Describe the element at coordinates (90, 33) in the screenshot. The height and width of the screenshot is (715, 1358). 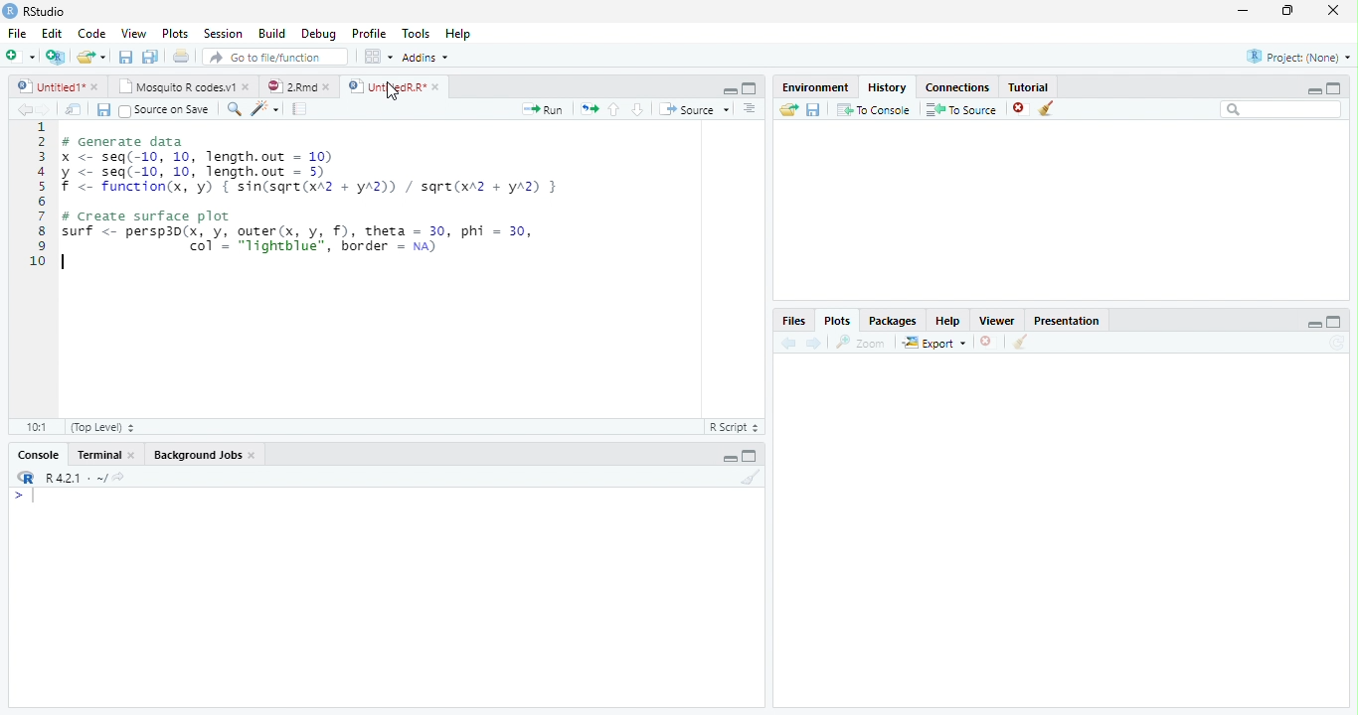
I see `Code` at that location.